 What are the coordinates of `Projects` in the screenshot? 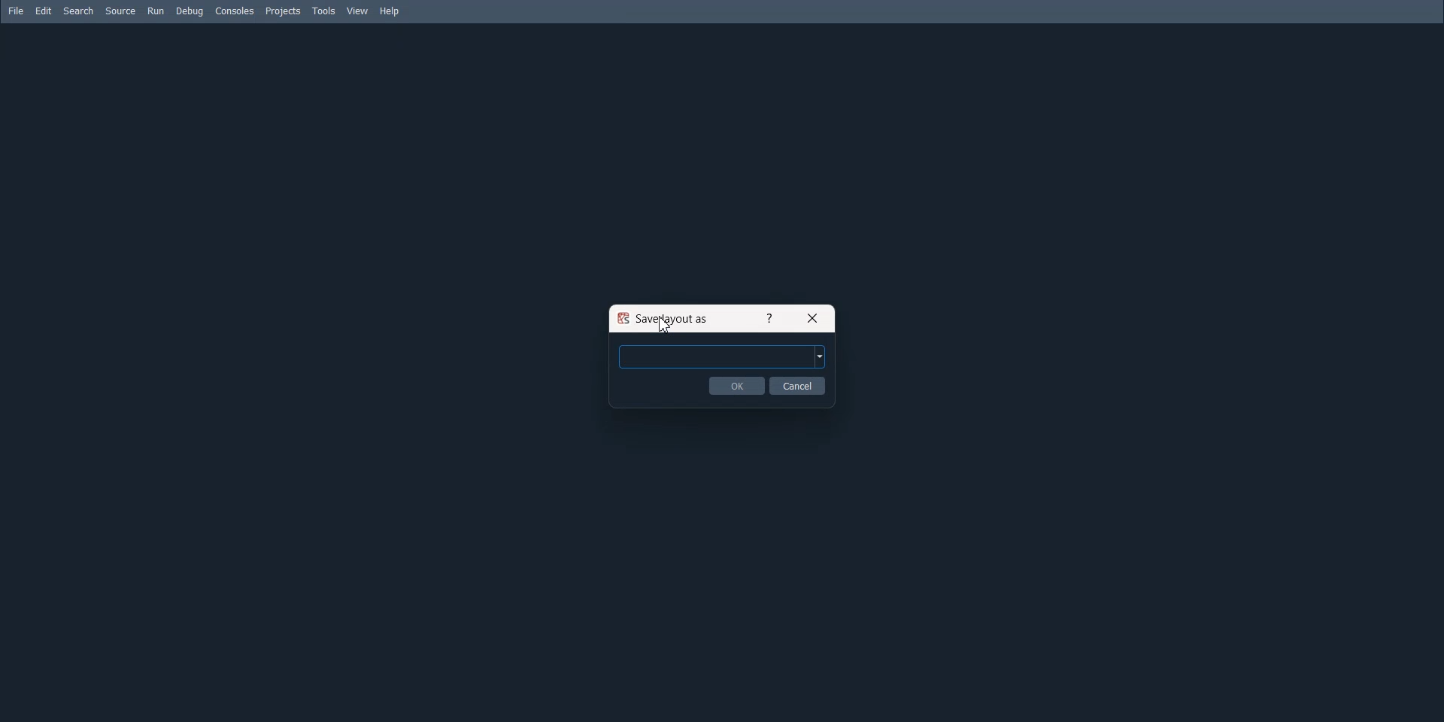 It's located at (284, 12).